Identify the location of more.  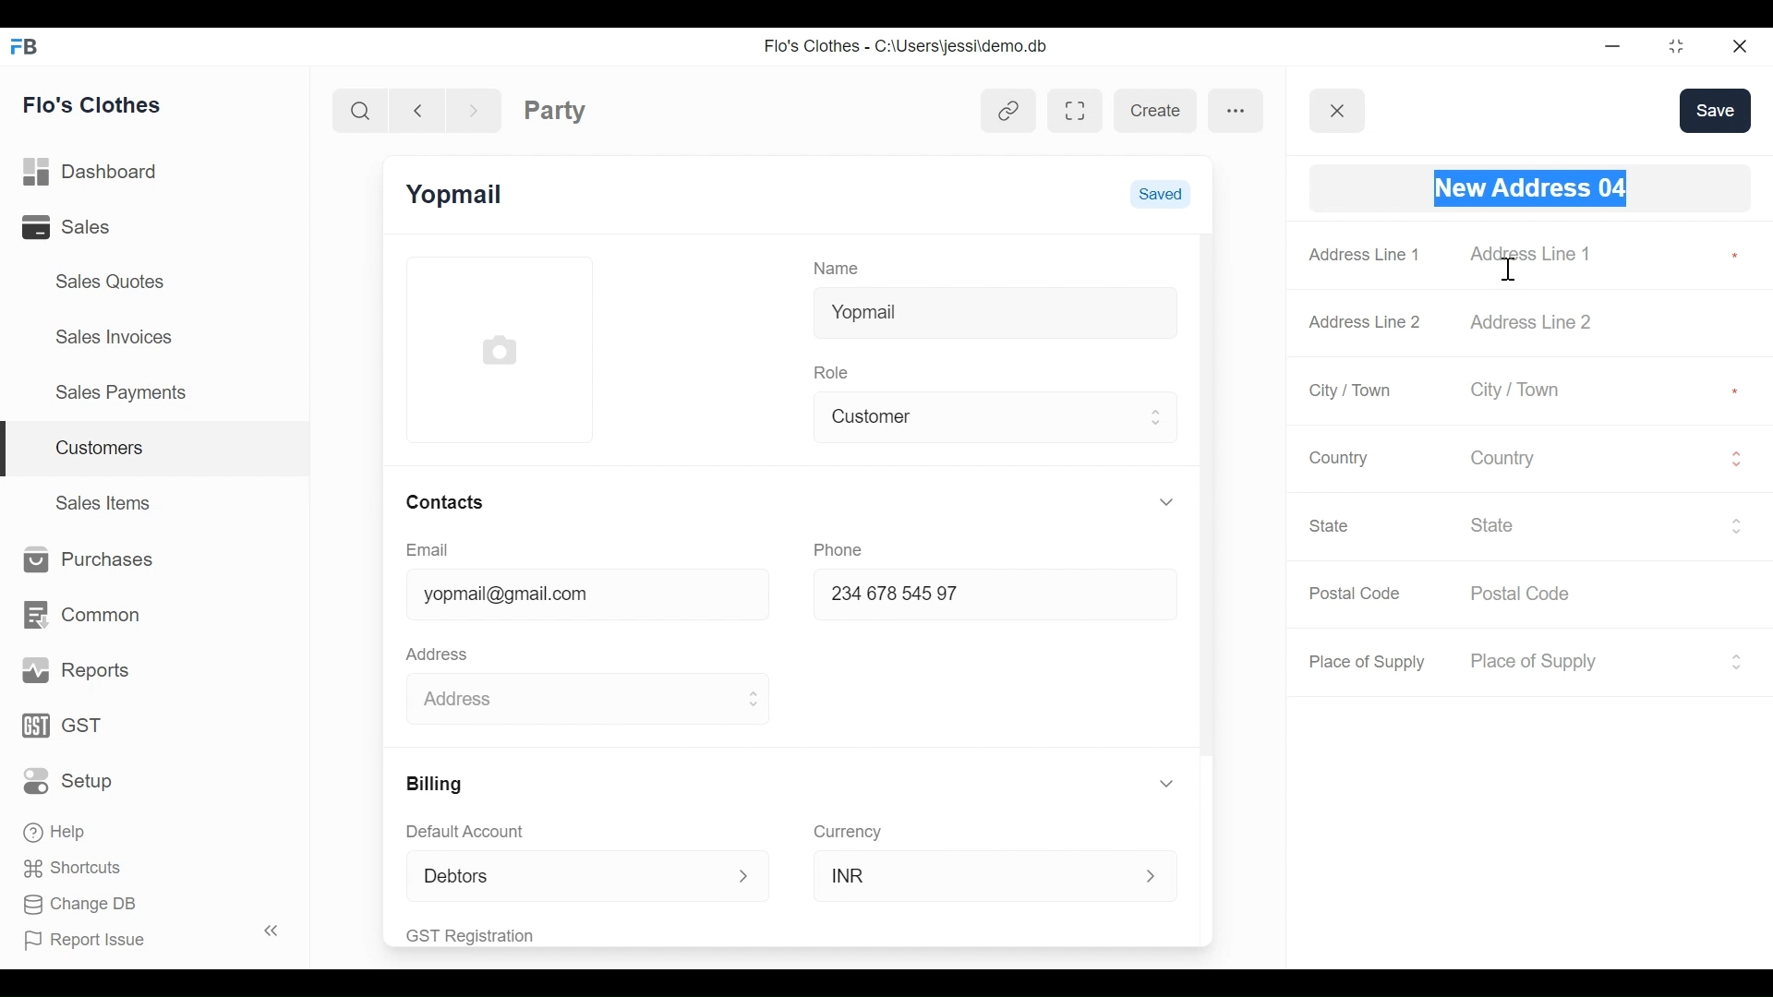
(1236, 109).